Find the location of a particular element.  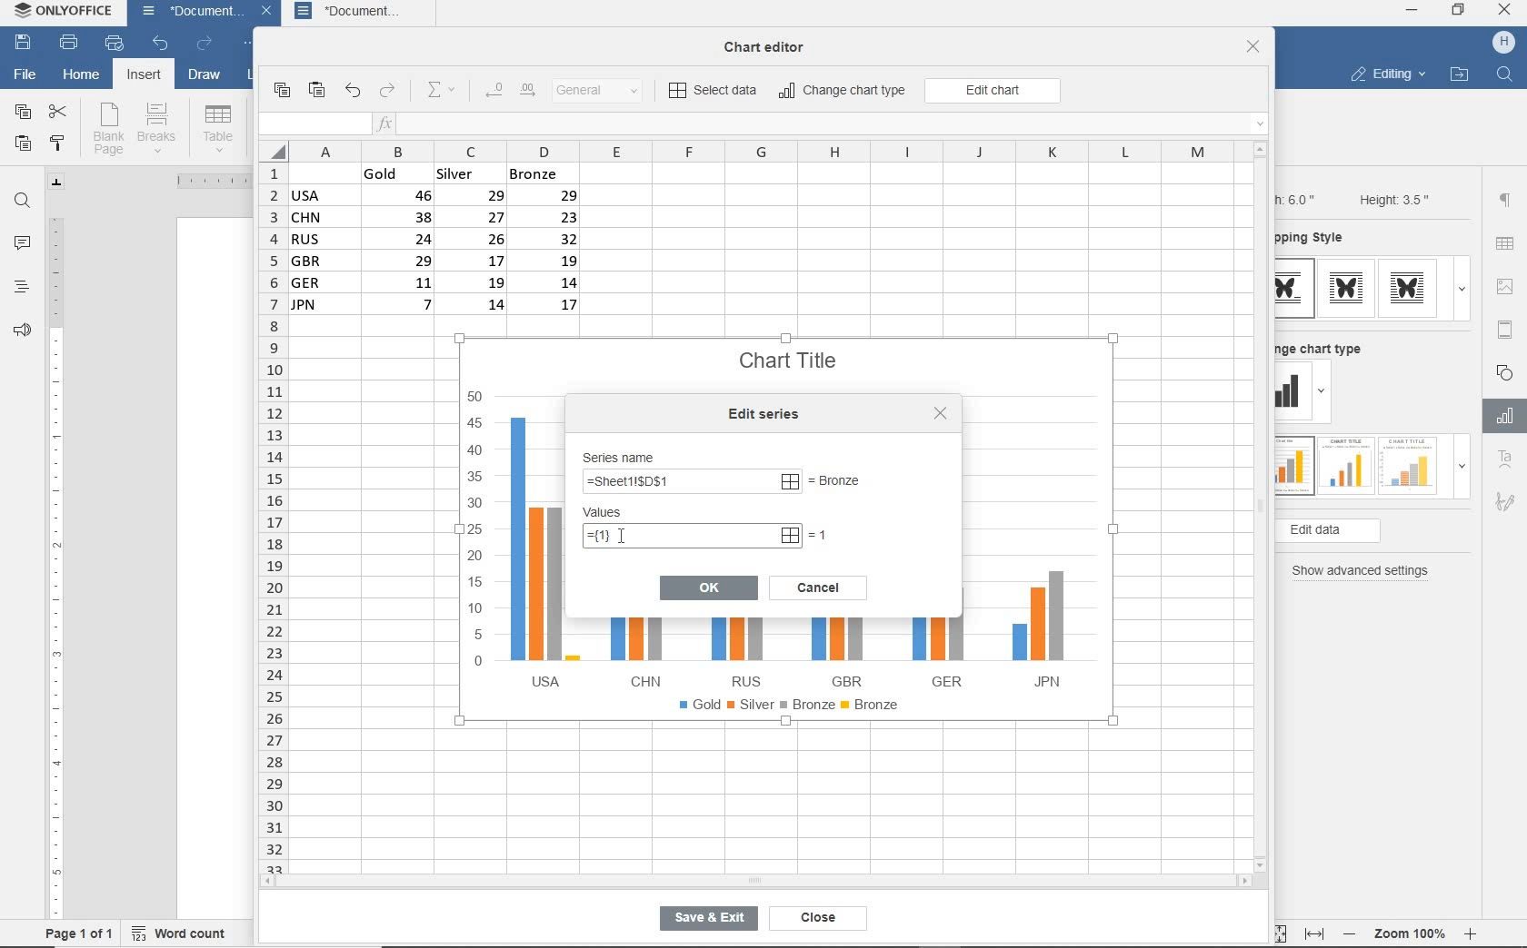

blank page is located at coordinates (108, 129).